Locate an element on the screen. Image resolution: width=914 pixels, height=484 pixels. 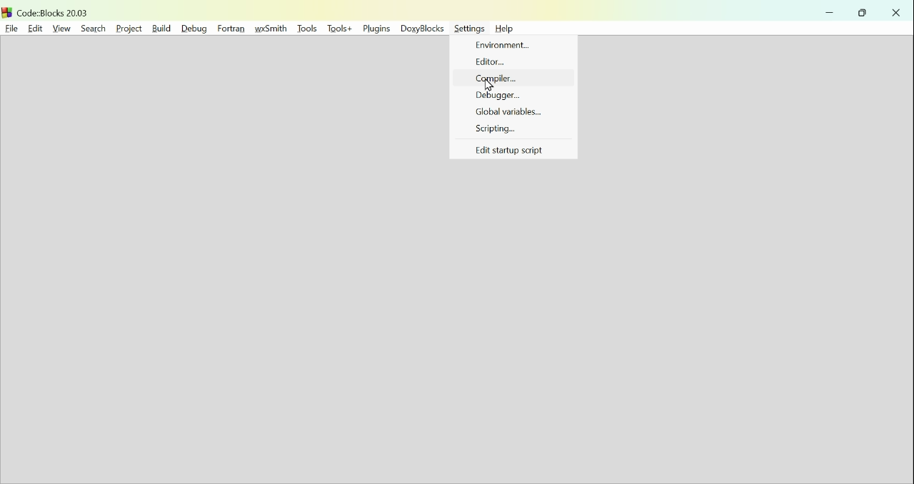
close is located at coordinates (896, 12).